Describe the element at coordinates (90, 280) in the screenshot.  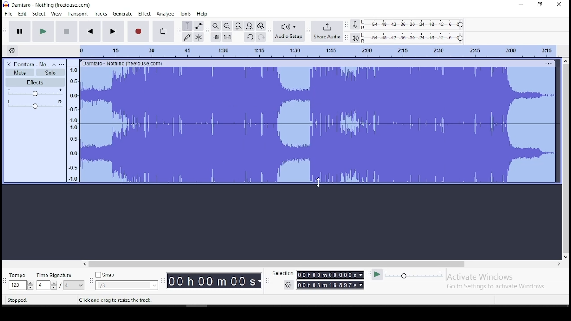
I see `` at that location.